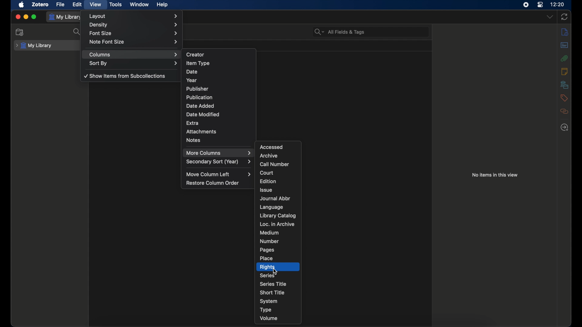  What do you see at coordinates (339, 32) in the screenshot?
I see `search bar` at bounding box center [339, 32].